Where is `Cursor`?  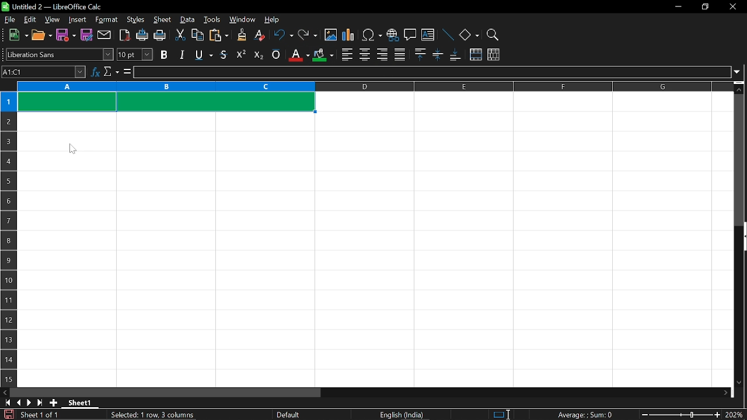
Cursor is located at coordinates (72, 150).